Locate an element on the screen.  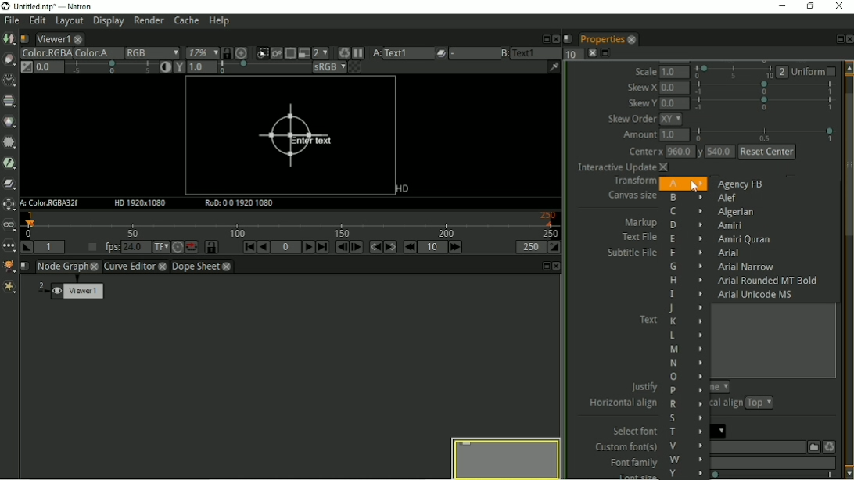
Vertical scrollbar is located at coordinates (849, 270).